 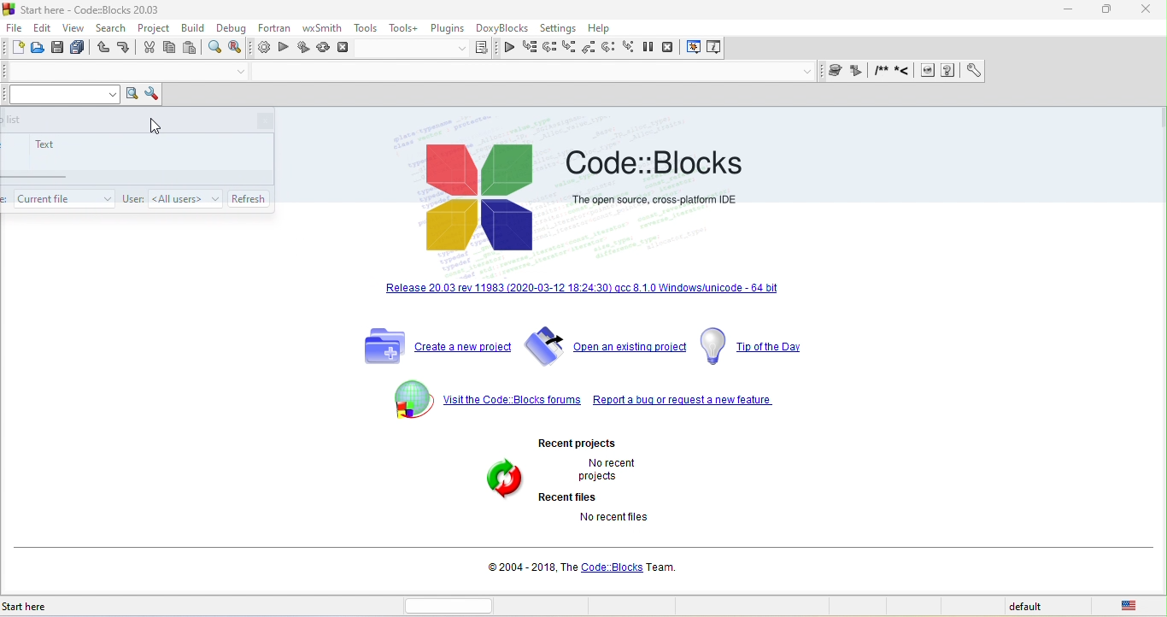 What do you see at coordinates (598, 440) in the screenshot?
I see `recent projects ` at bounding box center [598, 440].